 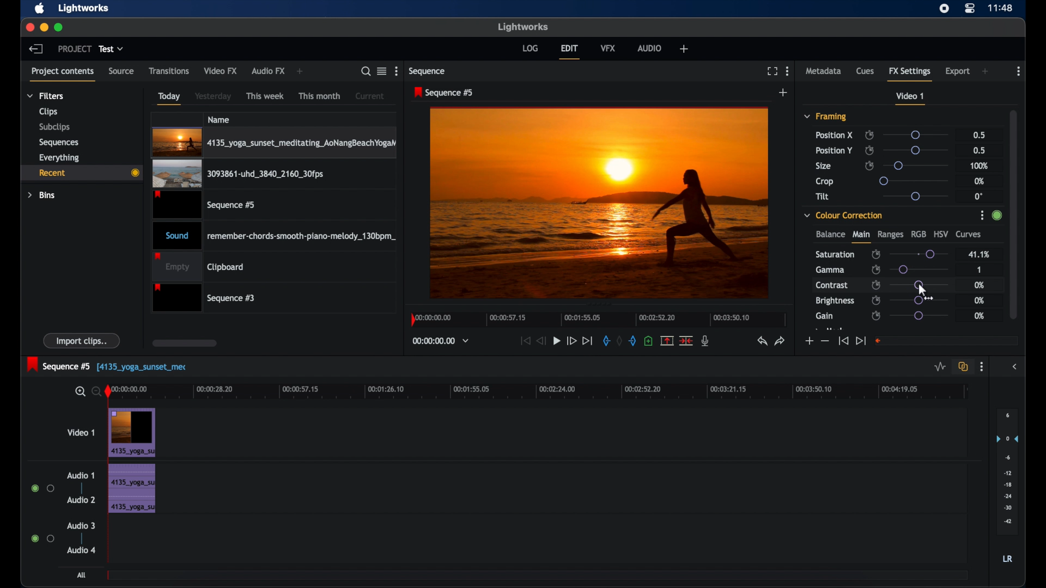 What do you see at coordinates (772, 71) in the screenshot?
I see `full screen` at bounding box center [772, 71].